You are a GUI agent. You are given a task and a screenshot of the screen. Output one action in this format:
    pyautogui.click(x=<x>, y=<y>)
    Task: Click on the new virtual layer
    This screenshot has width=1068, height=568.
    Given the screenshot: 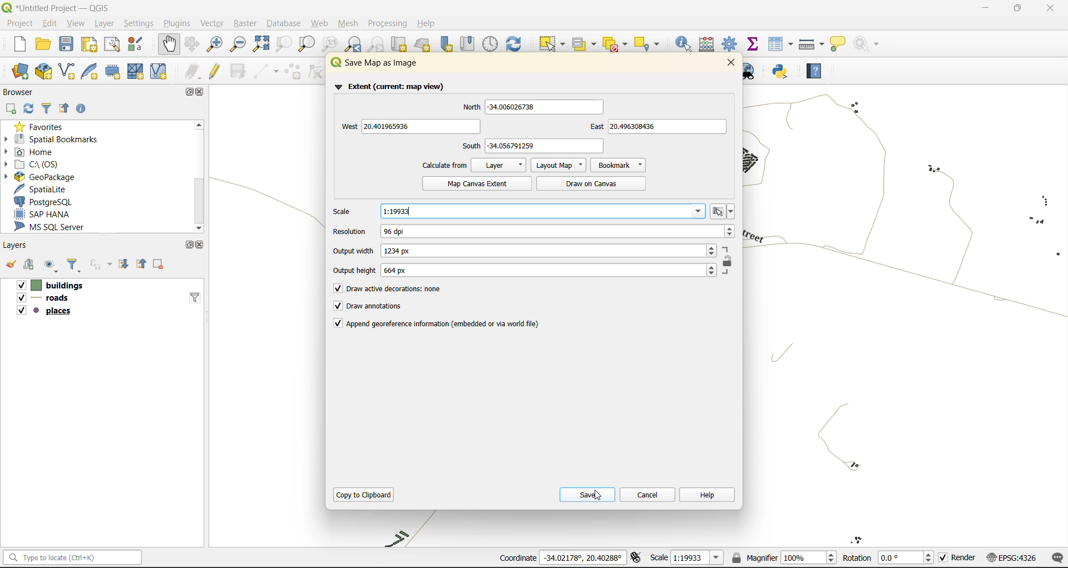 What is the action you would take?
    pyautogui.click(x=159, y=71)
    